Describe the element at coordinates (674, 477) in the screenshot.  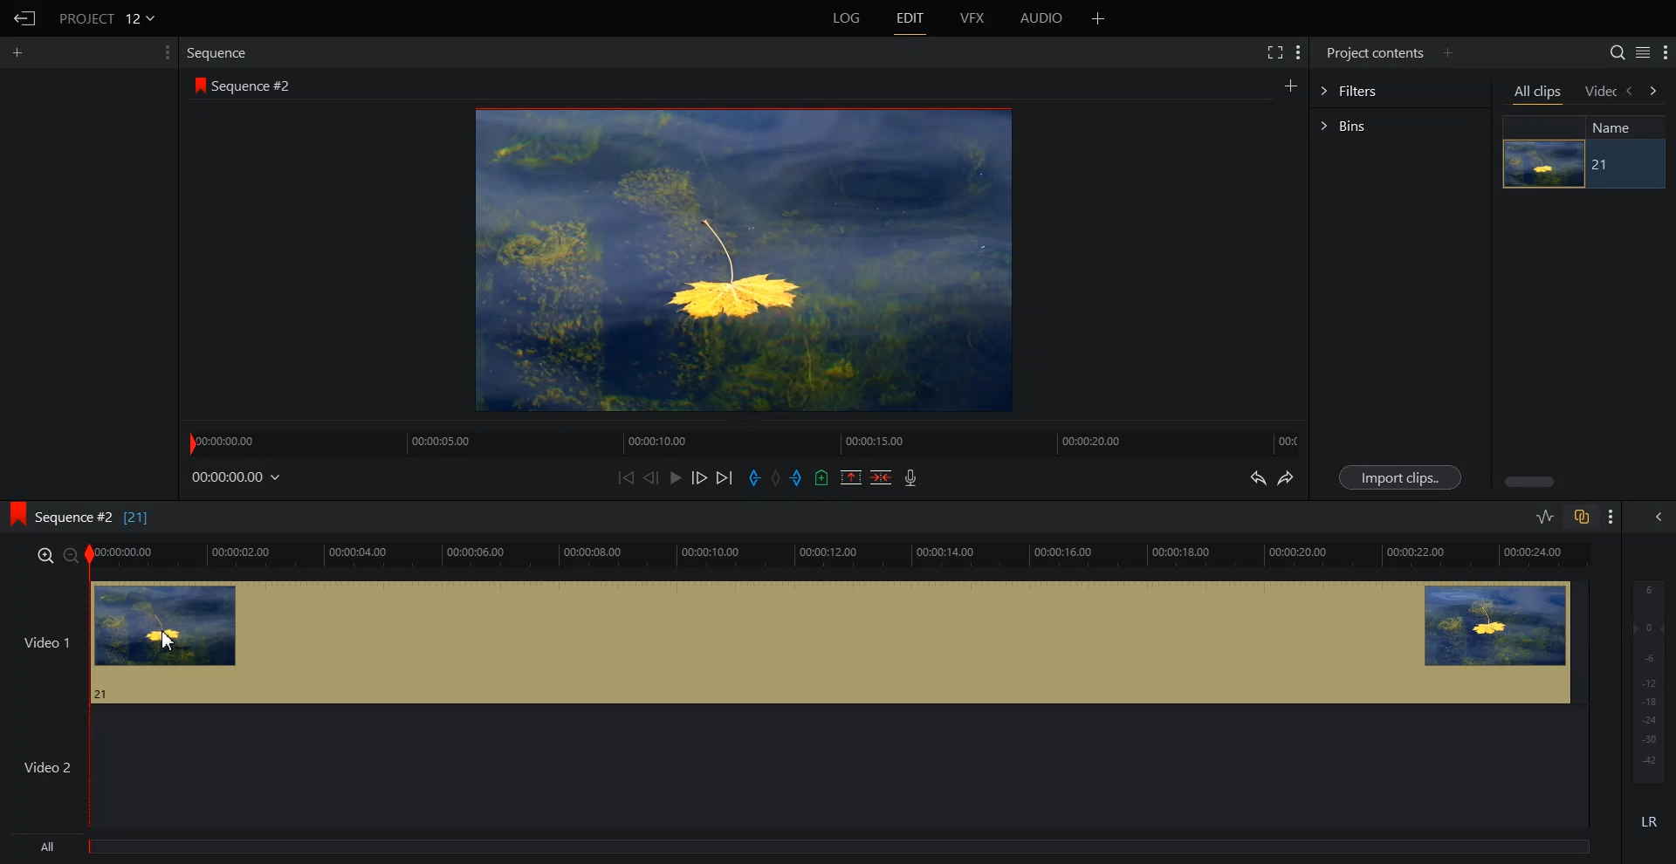
I see `Play` at that location.